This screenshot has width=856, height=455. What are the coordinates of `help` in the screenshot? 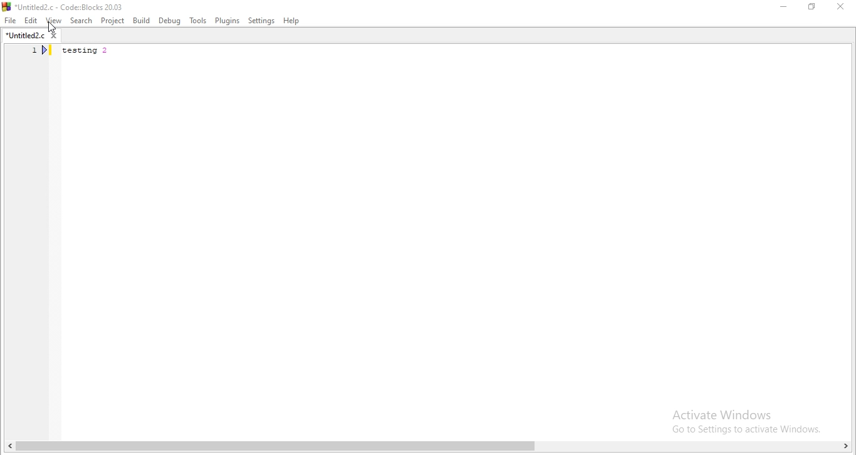 It's located at (291, 21).